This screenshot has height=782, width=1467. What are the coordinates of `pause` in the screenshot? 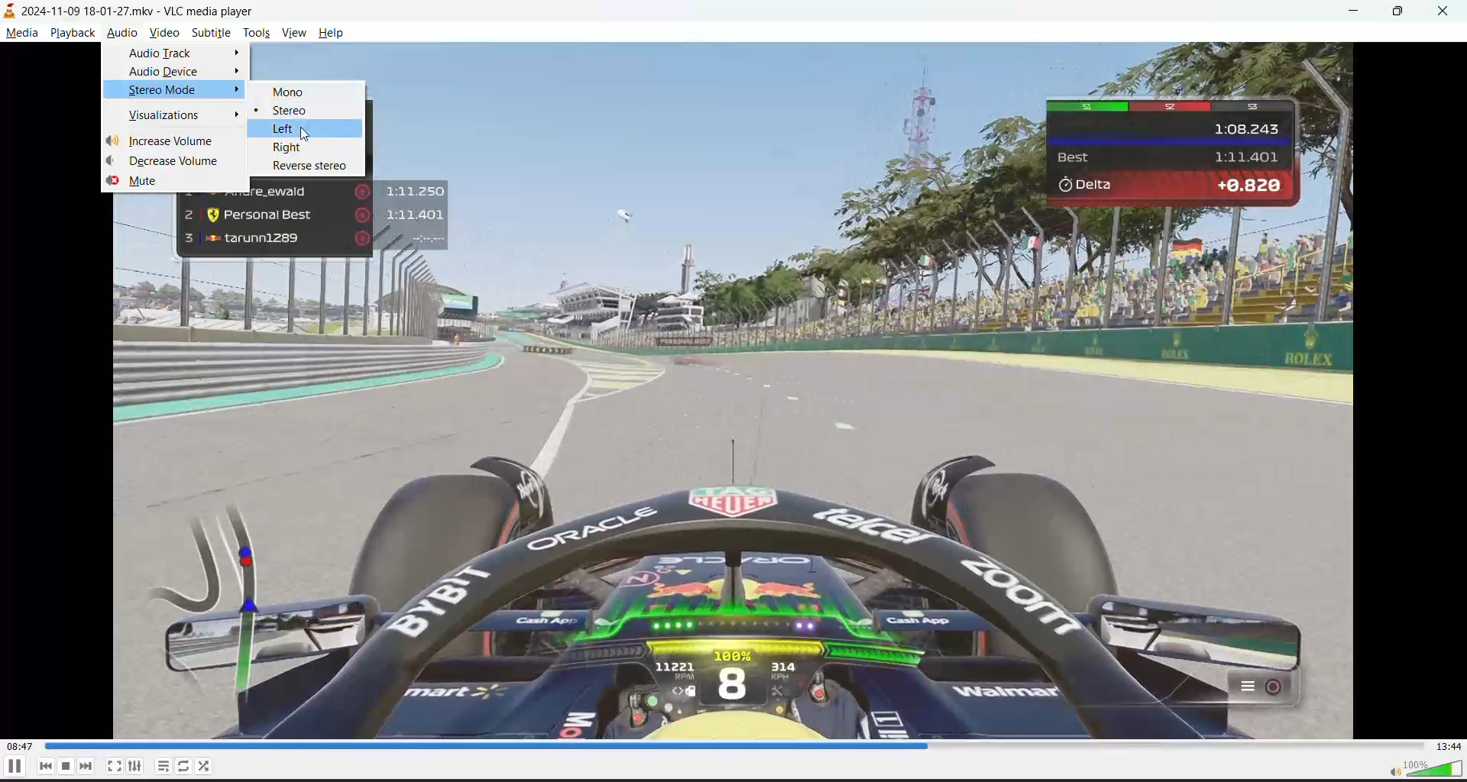 It's located at (13, 767).